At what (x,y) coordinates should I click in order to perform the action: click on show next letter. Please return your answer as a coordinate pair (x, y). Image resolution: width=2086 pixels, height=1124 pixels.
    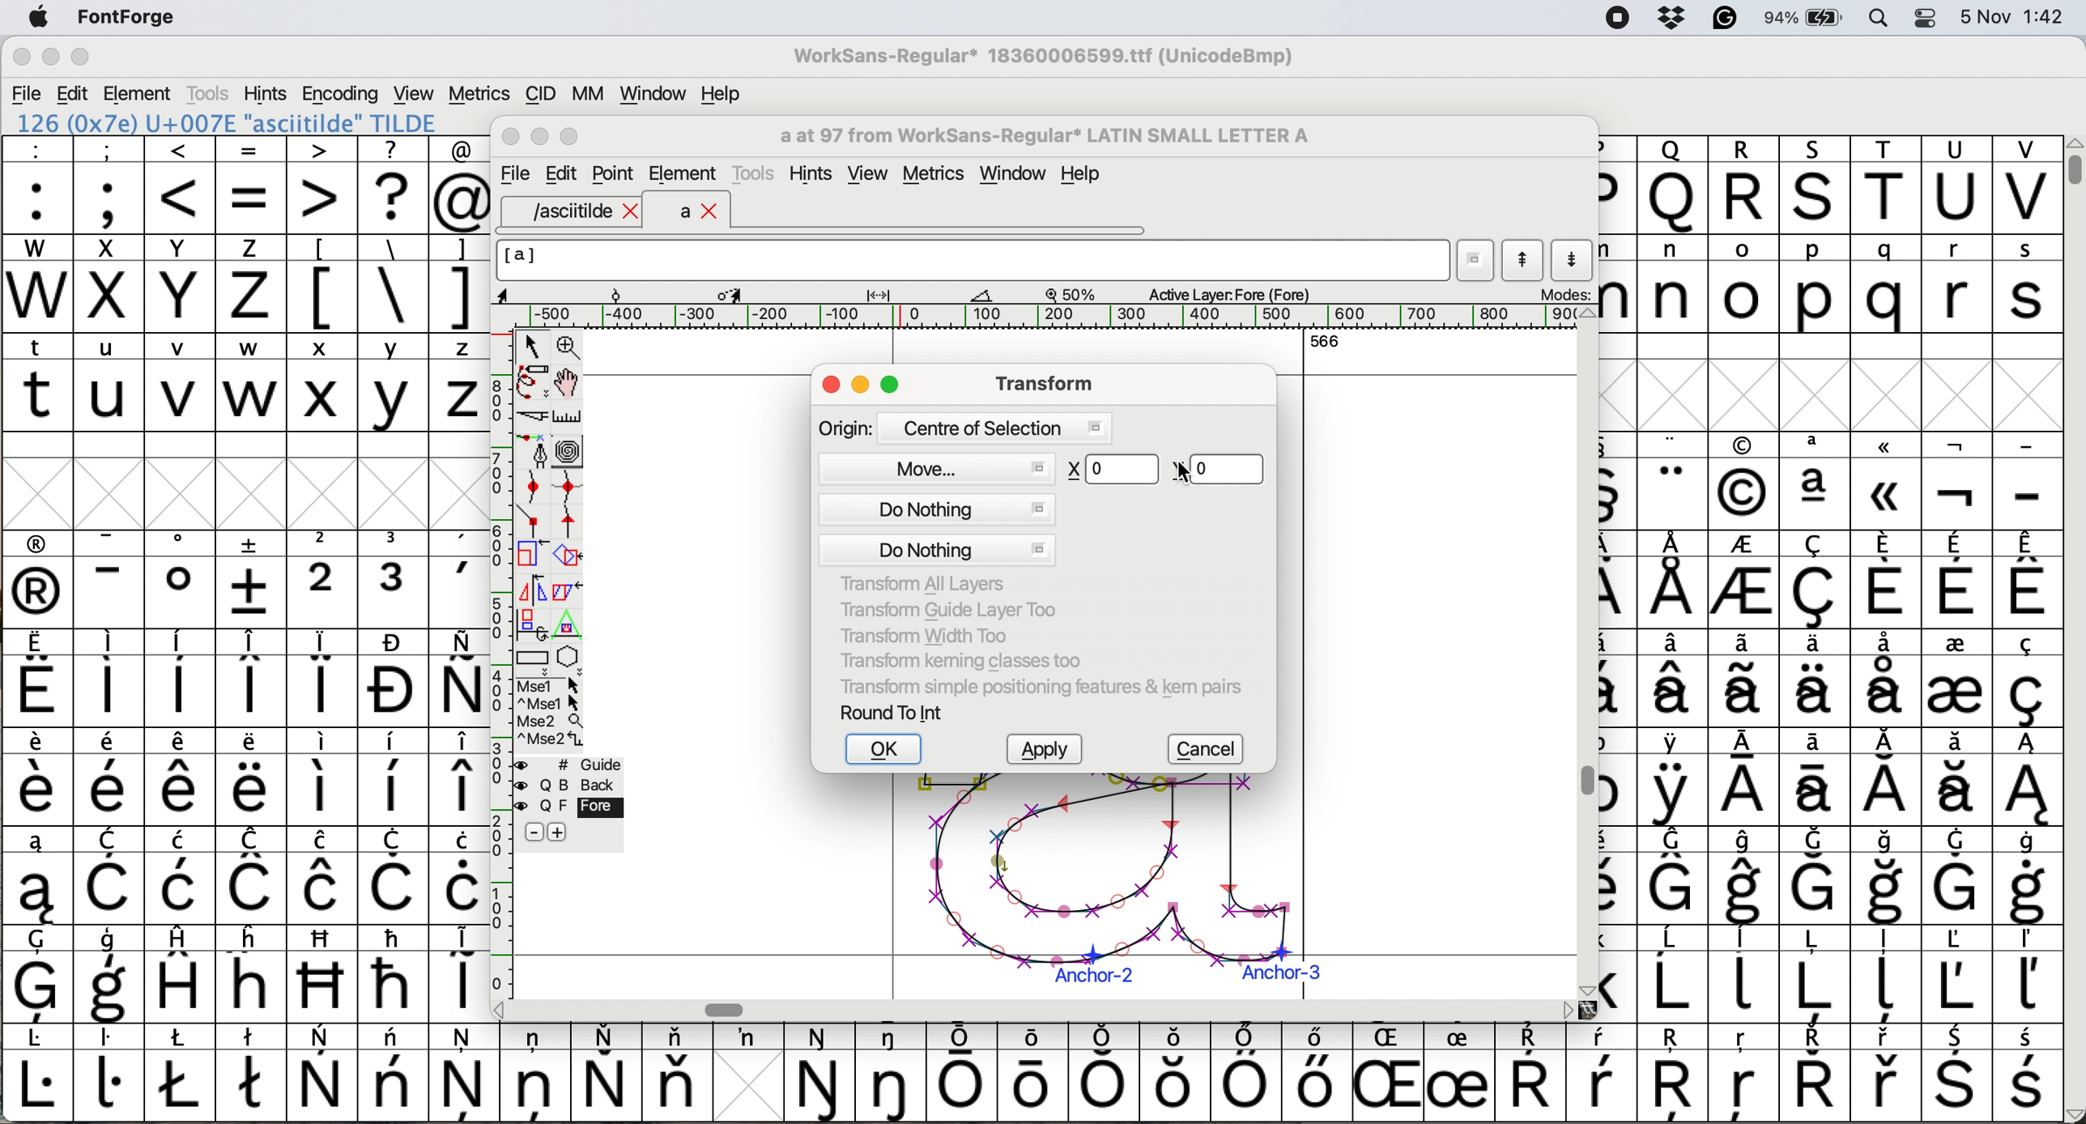
    Looking at the image, I should click on (1575, 259).